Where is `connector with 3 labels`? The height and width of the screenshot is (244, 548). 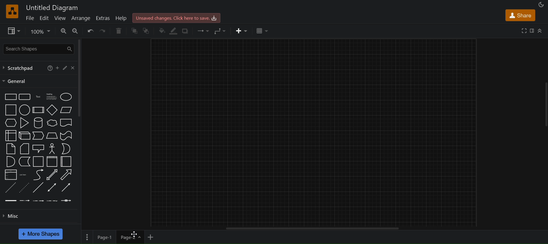 connector with 3 labels is located at coordinates (51, 200).